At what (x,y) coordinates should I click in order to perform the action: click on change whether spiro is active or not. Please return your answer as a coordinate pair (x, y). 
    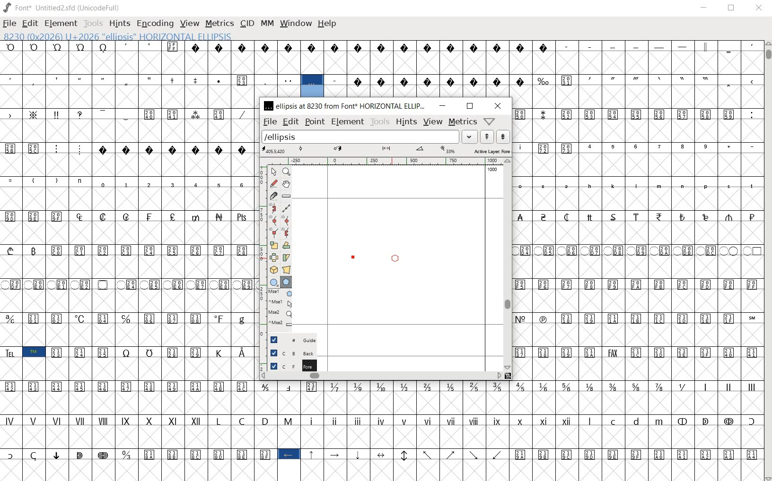
    Looking at the image, I should click on (273, 208).